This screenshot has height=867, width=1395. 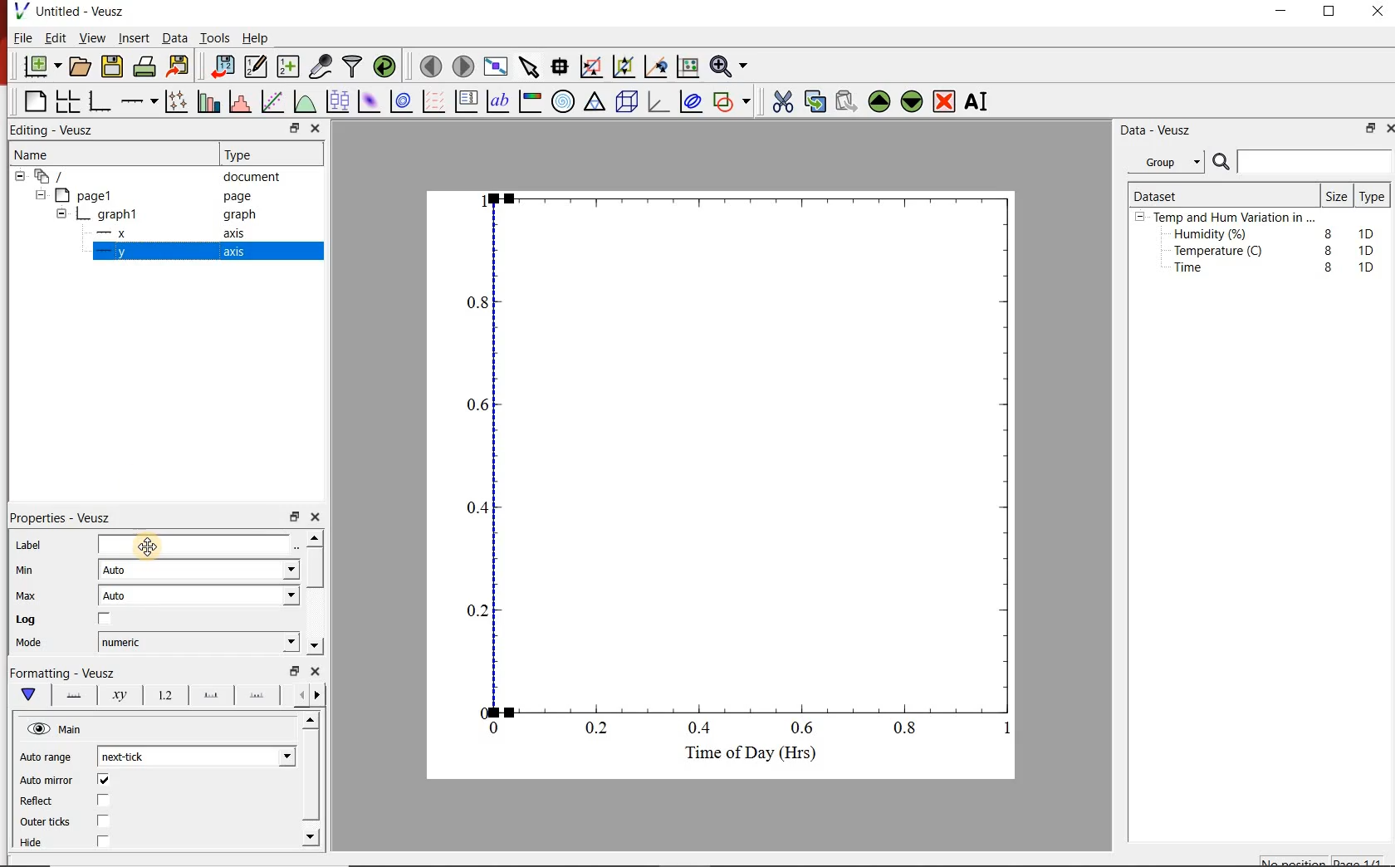 I want to click on View, so click(x=92, y=38).